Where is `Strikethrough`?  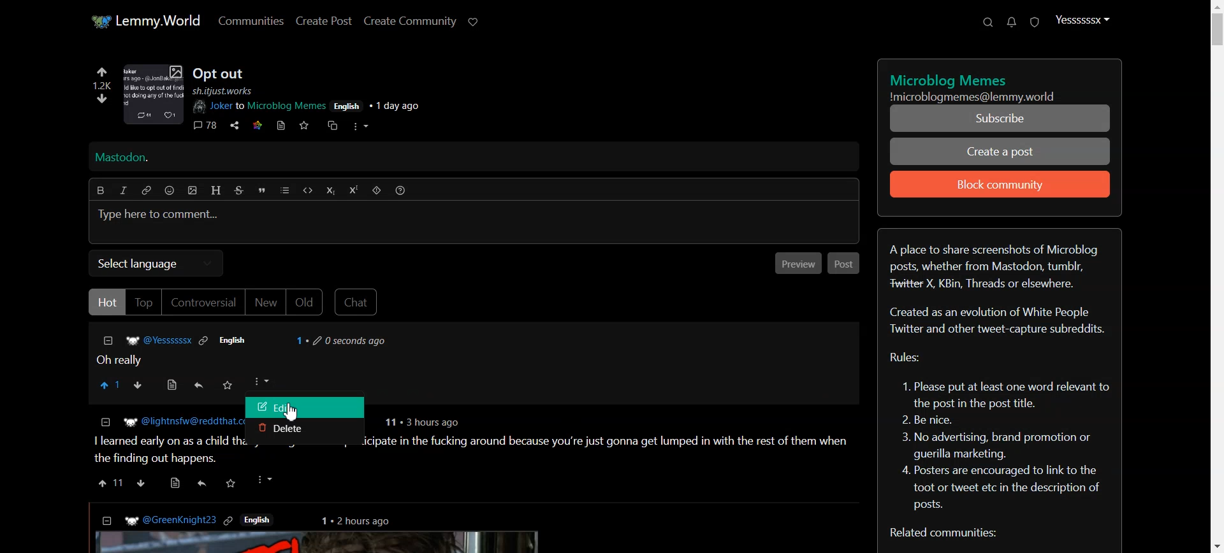
Strikethrough is located at coordinates (238, 190).